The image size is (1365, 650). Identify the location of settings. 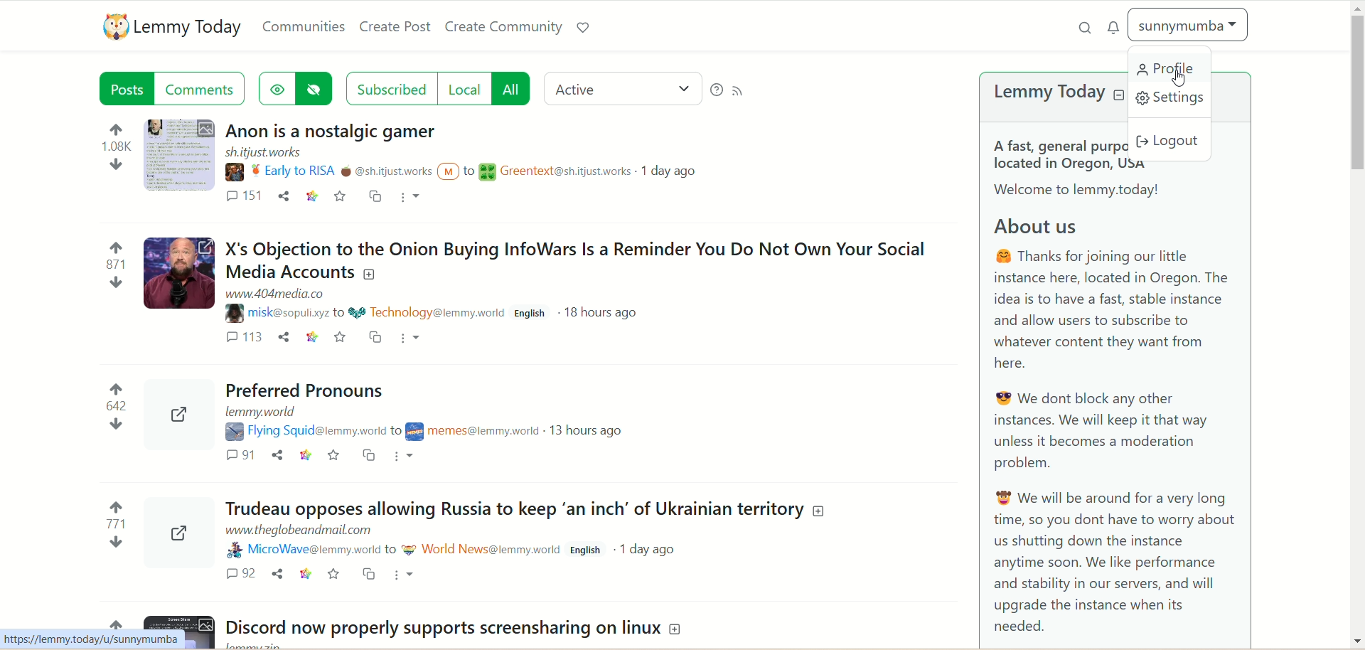
(1168, 102).